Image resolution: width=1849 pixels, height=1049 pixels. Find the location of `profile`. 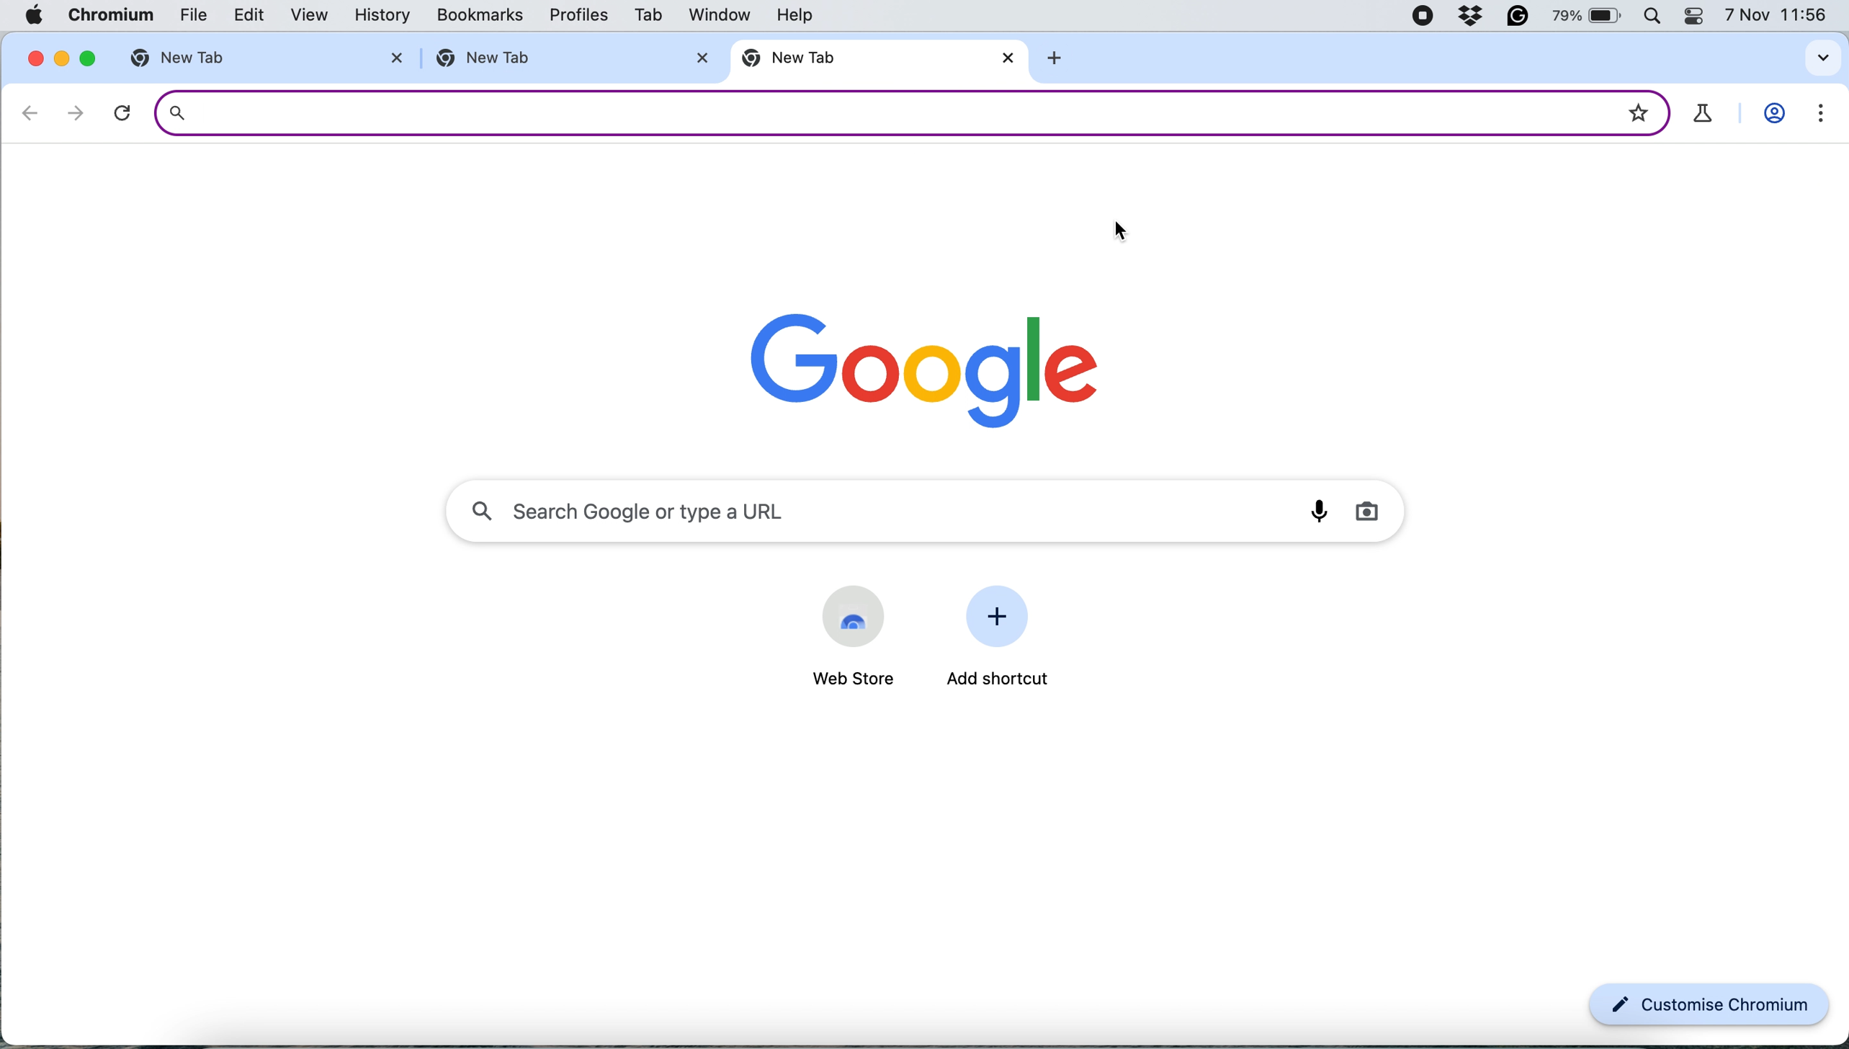

profile is located at coordinates (1776, 116).